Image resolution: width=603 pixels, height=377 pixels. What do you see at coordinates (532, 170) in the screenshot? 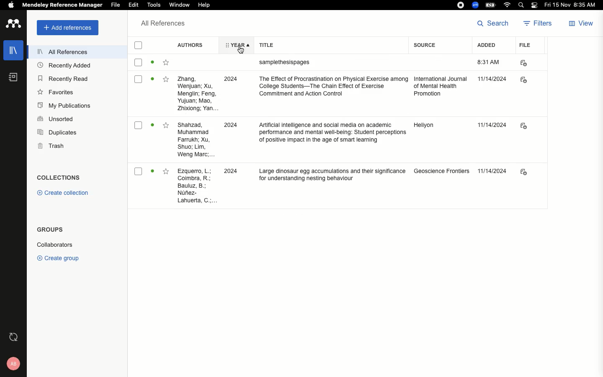
I see `file type` at bounding box center [532, 170].